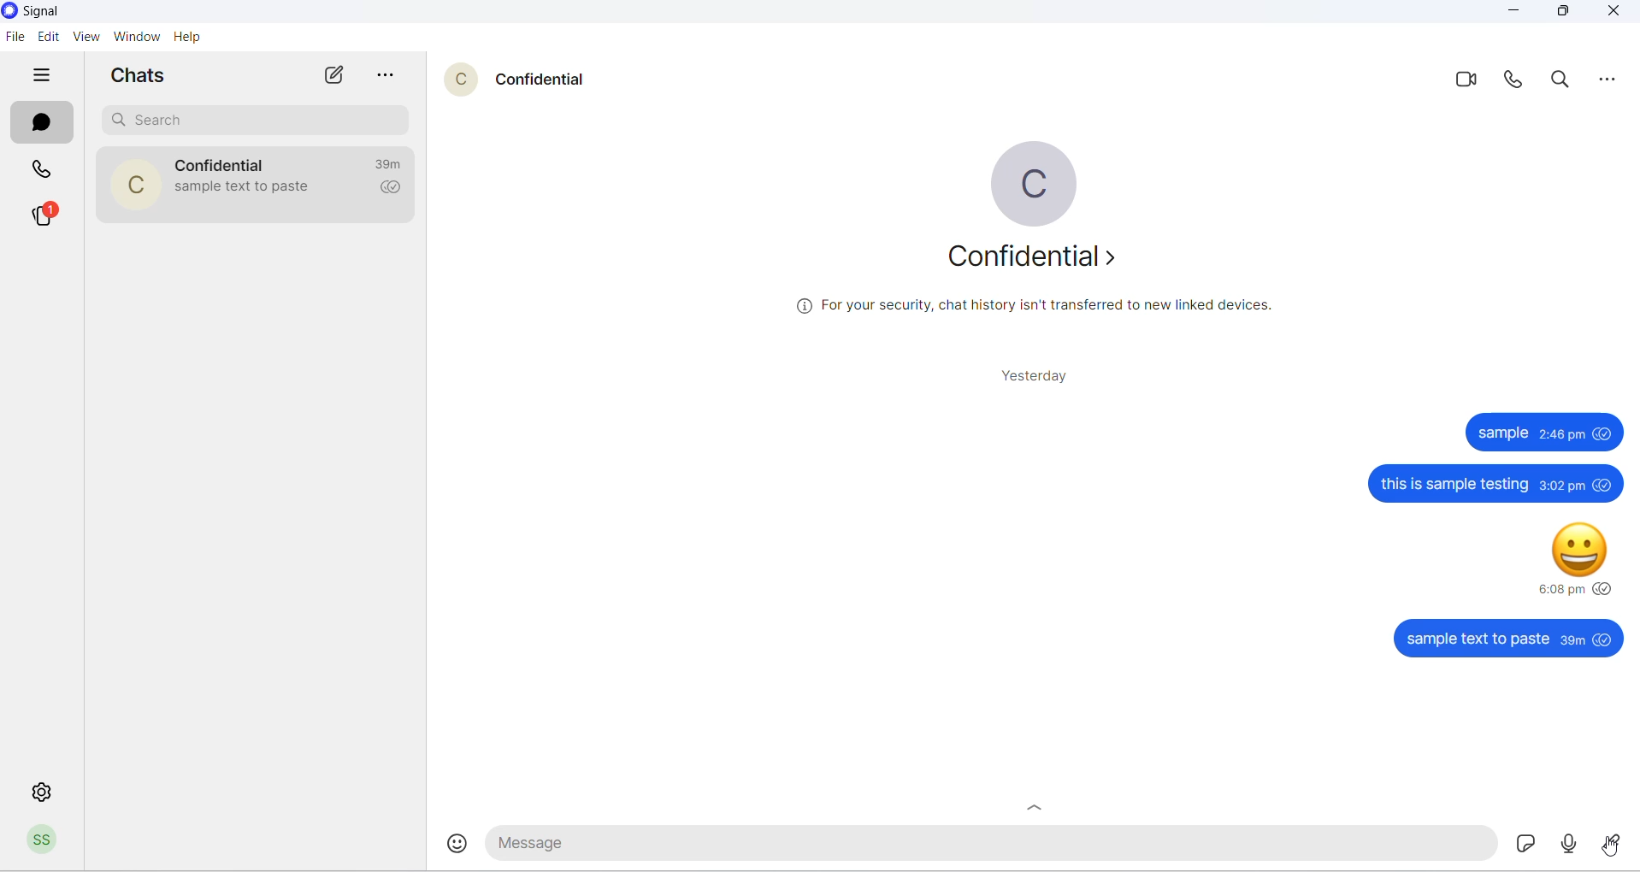  I want to click on contact name, so click(224, 162).